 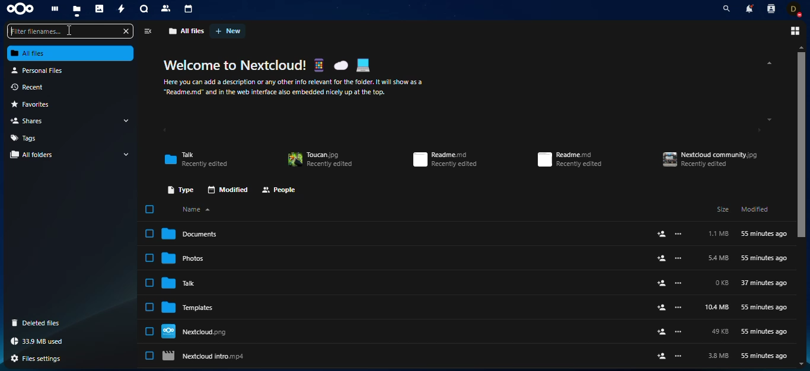 What do you see at coordinates (406, 257) in the screenshot?
I see `Photos` at bounding box center [406, 257].